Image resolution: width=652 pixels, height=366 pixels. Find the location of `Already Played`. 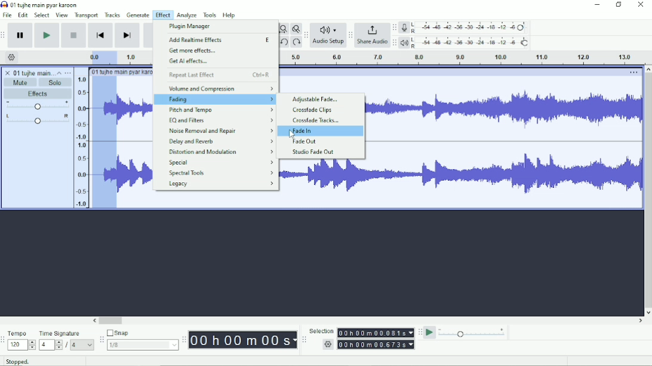

Already Played is located at coordinates (101, 57).